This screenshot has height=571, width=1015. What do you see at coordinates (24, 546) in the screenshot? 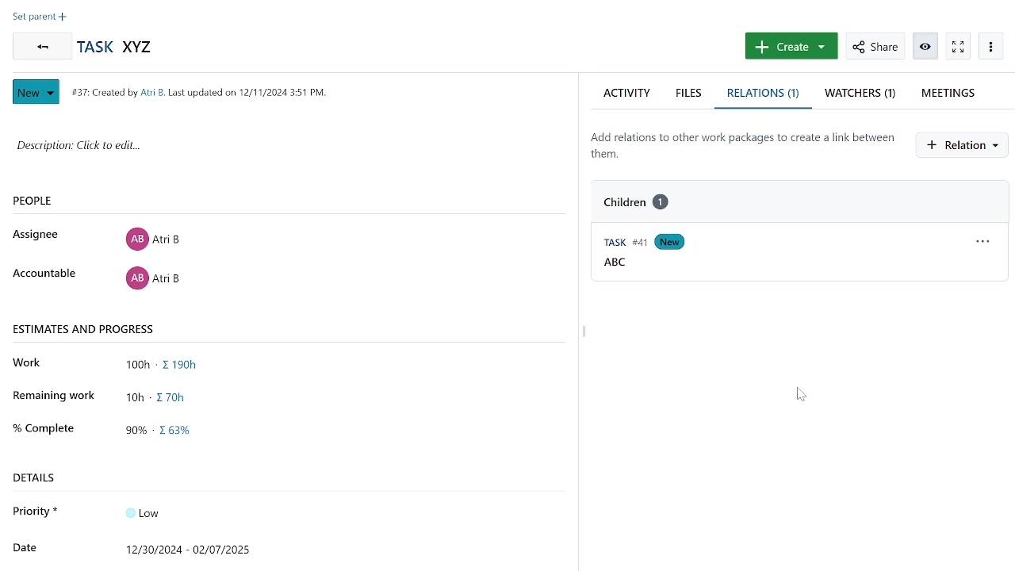
I see `date` at bounding box center [24, 546].